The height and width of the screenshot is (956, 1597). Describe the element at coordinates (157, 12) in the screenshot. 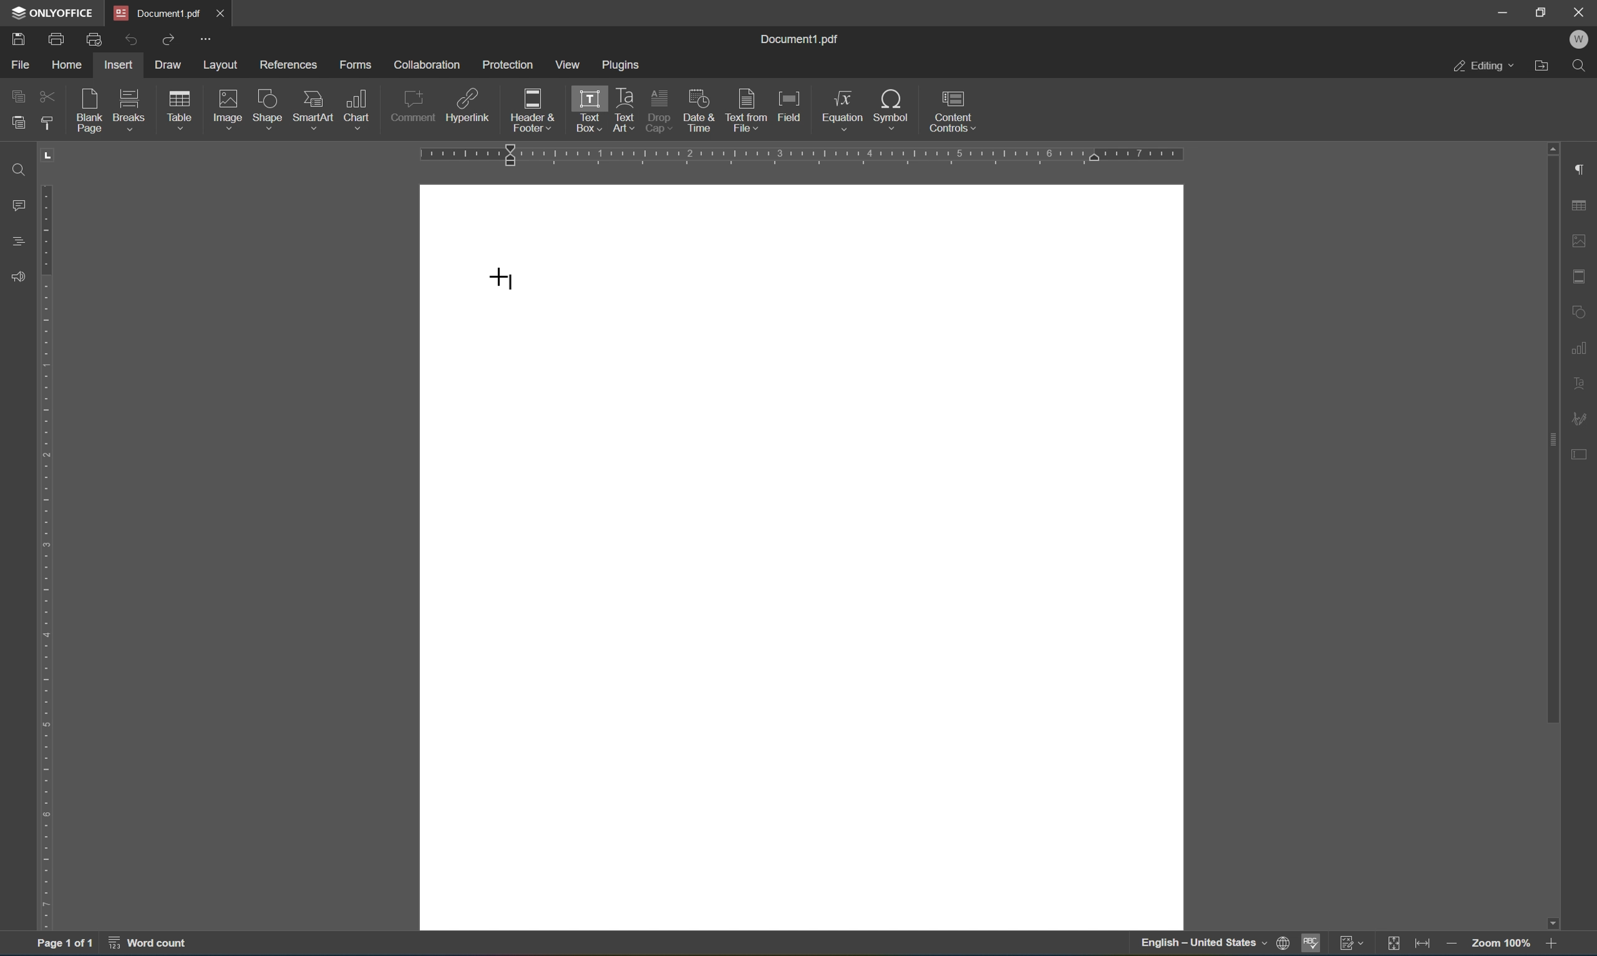

I see `Document1.pdf` at that location.